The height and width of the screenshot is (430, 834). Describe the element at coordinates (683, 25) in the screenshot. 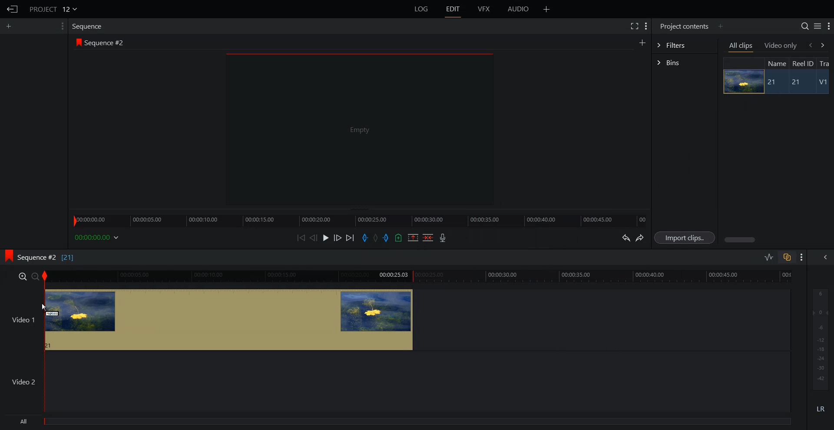

I see `Project contents` at that location.